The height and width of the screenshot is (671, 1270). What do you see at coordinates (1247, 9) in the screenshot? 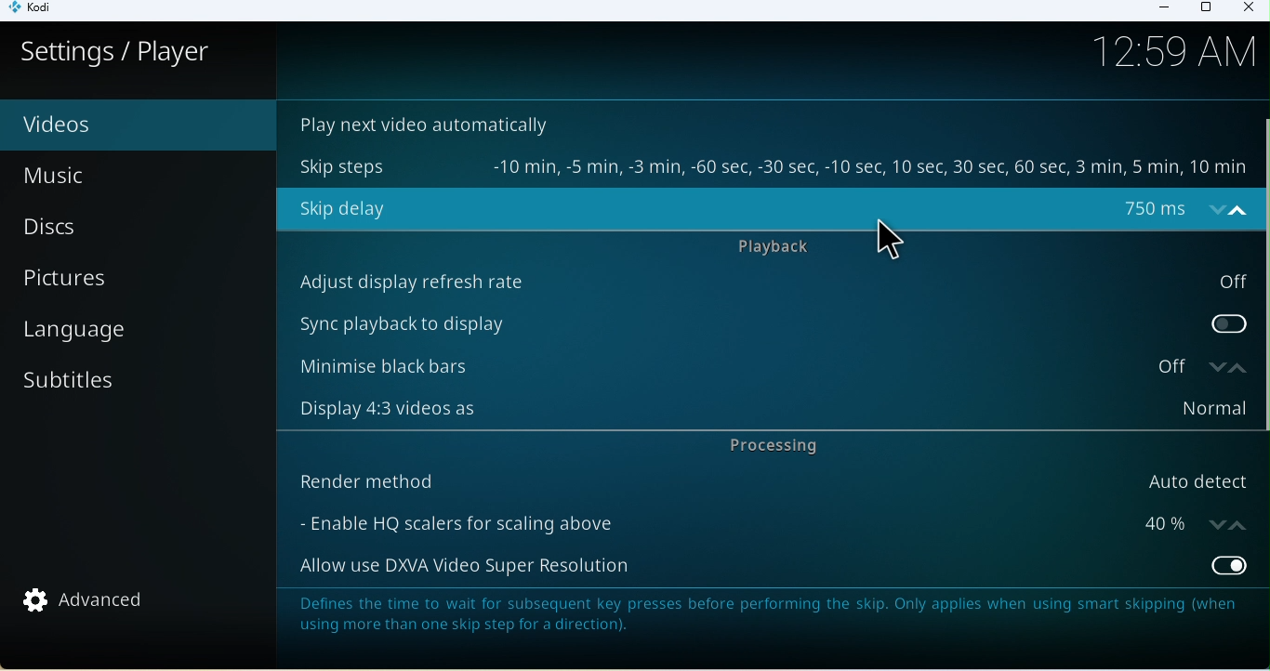
I see `Close` at bounding box center [1247, 9].